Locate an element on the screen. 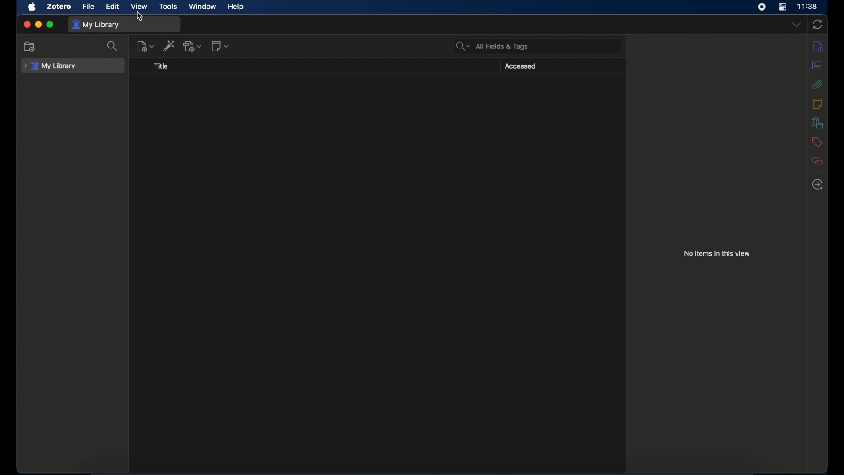 Image resolution: width=844 pixels, height=475 pixels. new notes is located at coordinates (221, 46).